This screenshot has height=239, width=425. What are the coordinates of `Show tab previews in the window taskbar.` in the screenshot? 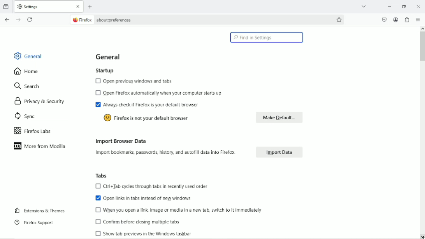 It's located at (144, 233).